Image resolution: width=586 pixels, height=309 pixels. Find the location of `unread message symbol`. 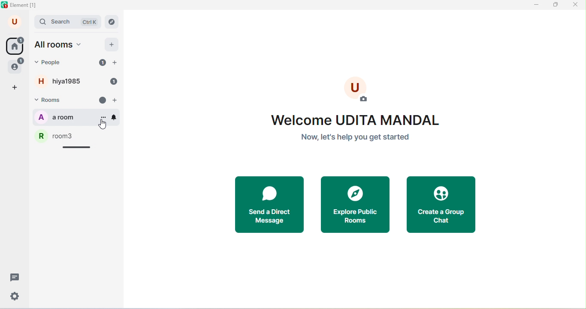

unread message symbol is located at coordinates (103, 101).